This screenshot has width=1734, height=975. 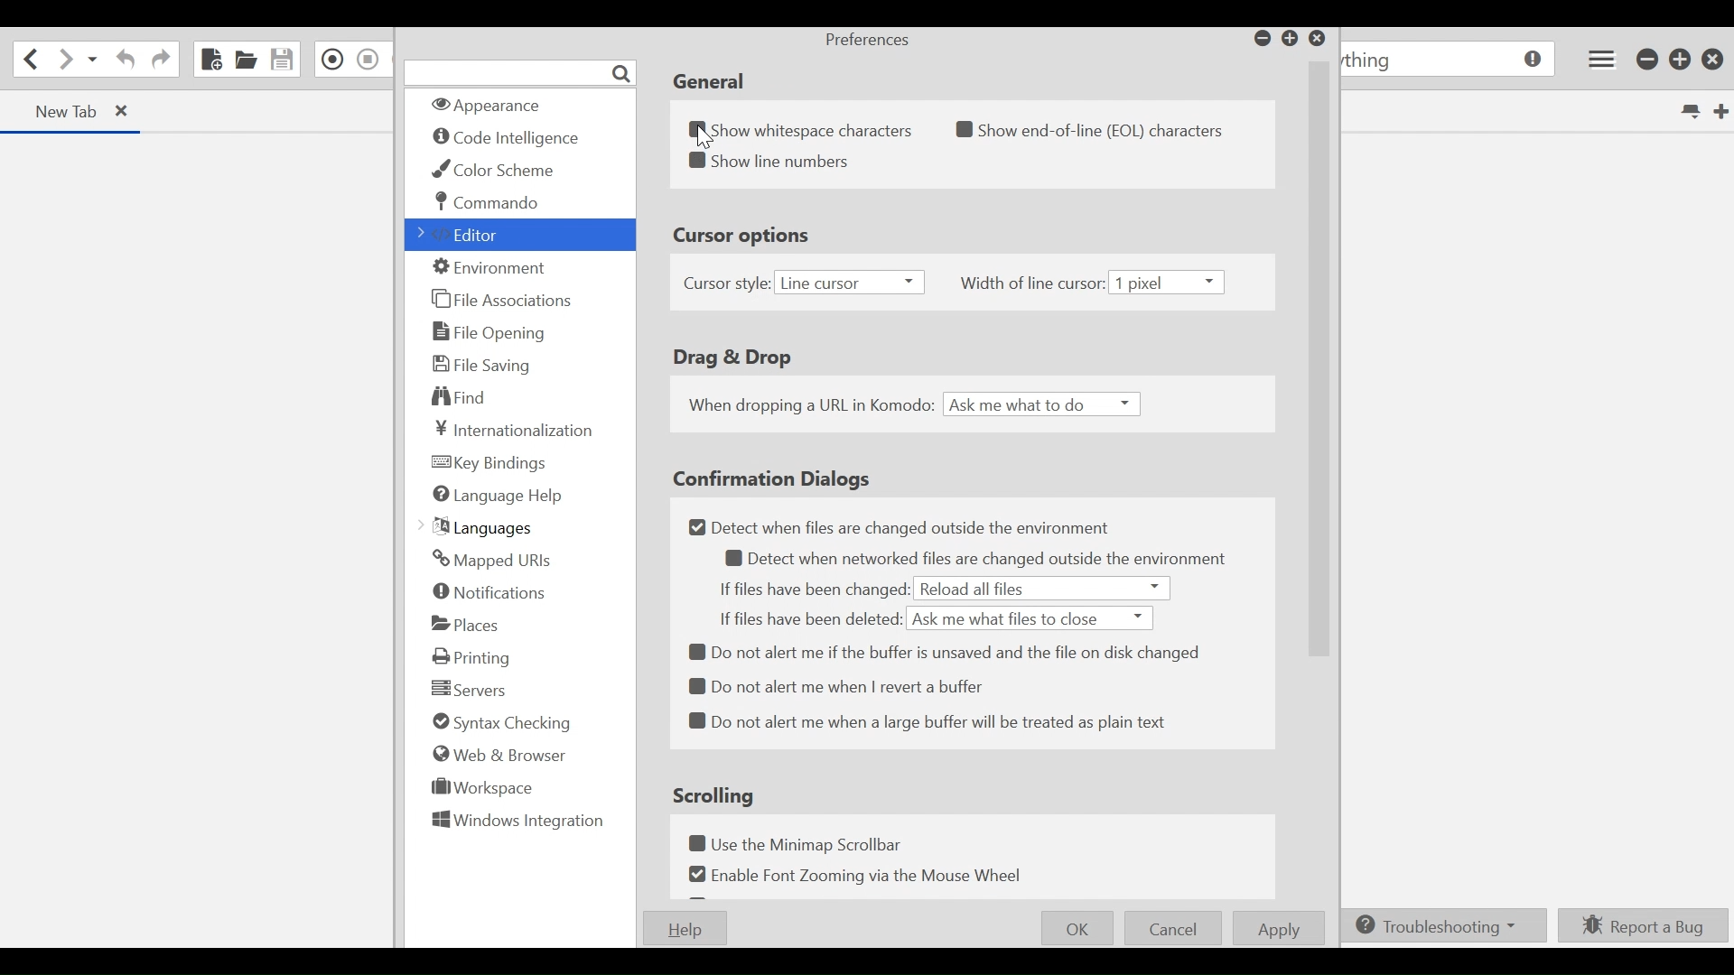 I want to click on Open File, so click(x=245, y=60).